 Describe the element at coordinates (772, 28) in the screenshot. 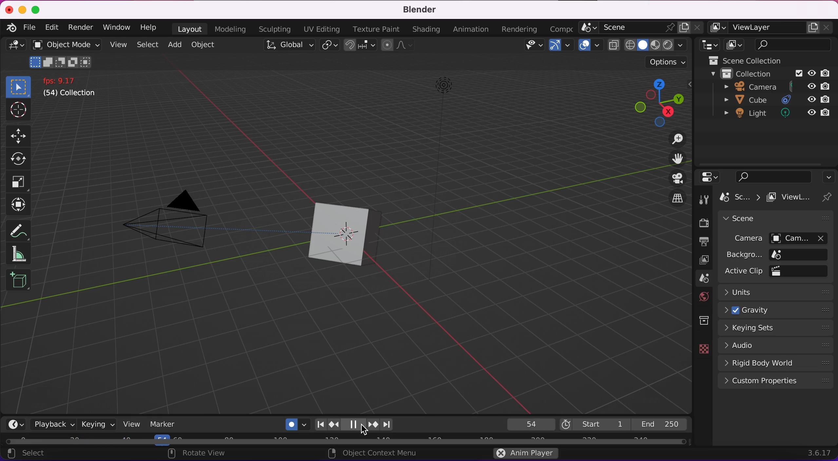

I see `viewlayer` at that location.